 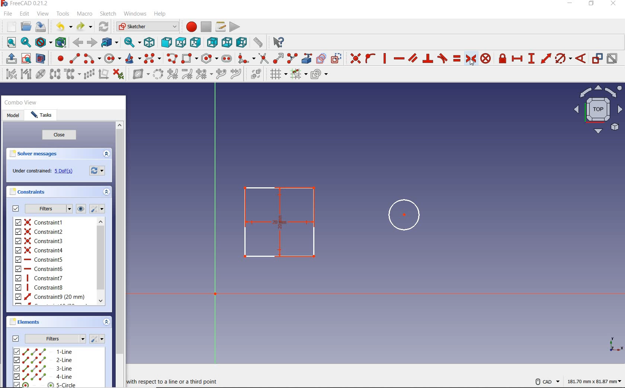 I want to click on constraint7, so click(x=39, y=278).